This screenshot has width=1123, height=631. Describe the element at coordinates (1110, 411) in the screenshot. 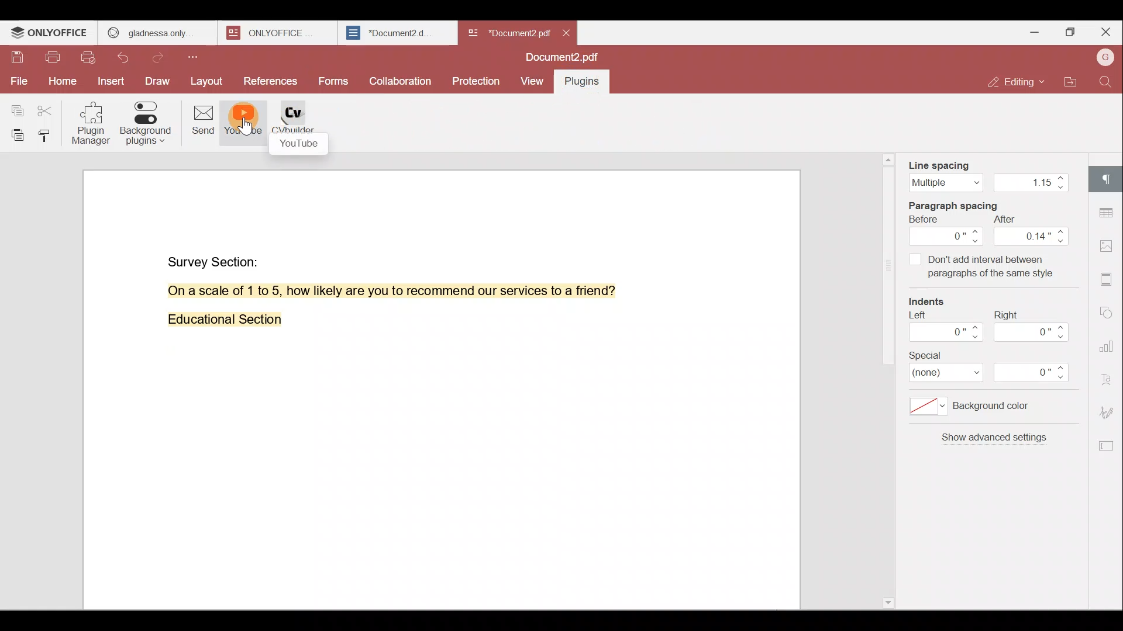

I see `Signature settings` at that location.